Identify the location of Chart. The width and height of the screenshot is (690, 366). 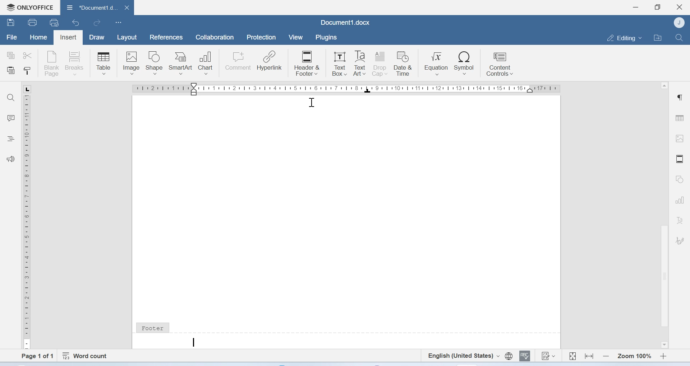
(208, 62).